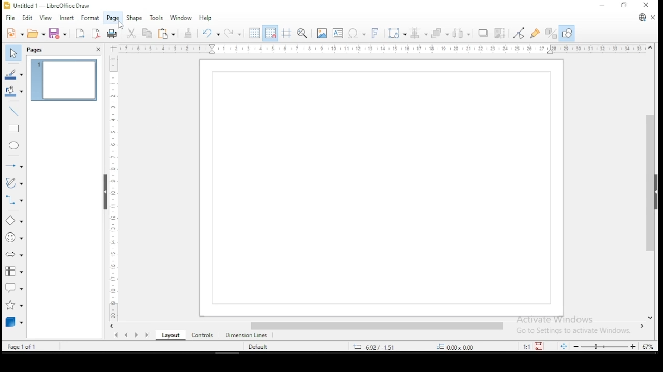  What do you see at coordinates (500, 33) in the screenshot?
I see `crop` at bounding box center [500, 33].